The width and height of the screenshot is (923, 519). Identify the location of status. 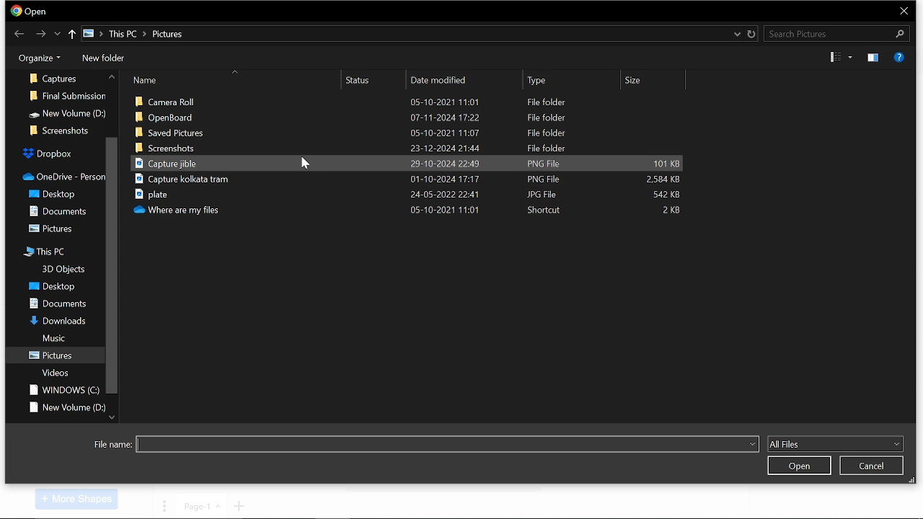
(376, 81).